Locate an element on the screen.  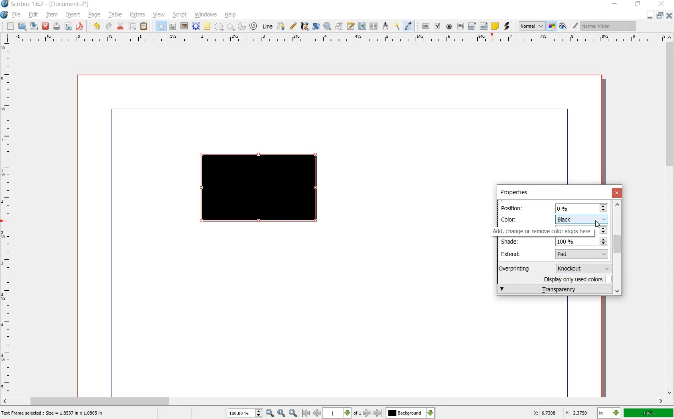
copy is located at coordinates (133, 26).